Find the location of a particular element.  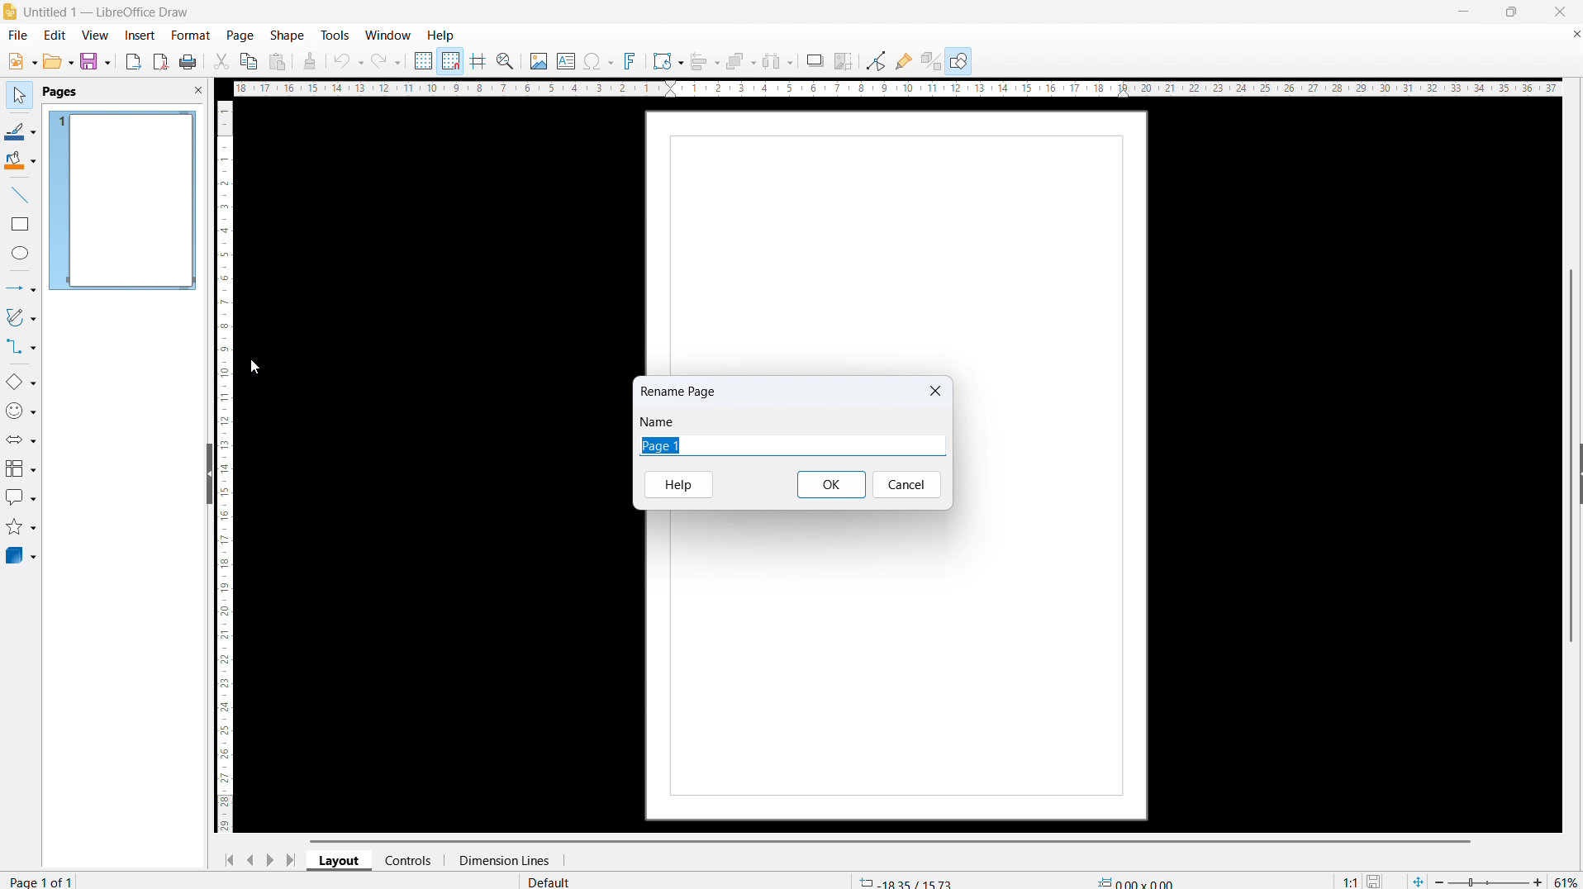

shape is located at coordinates (287, 36).